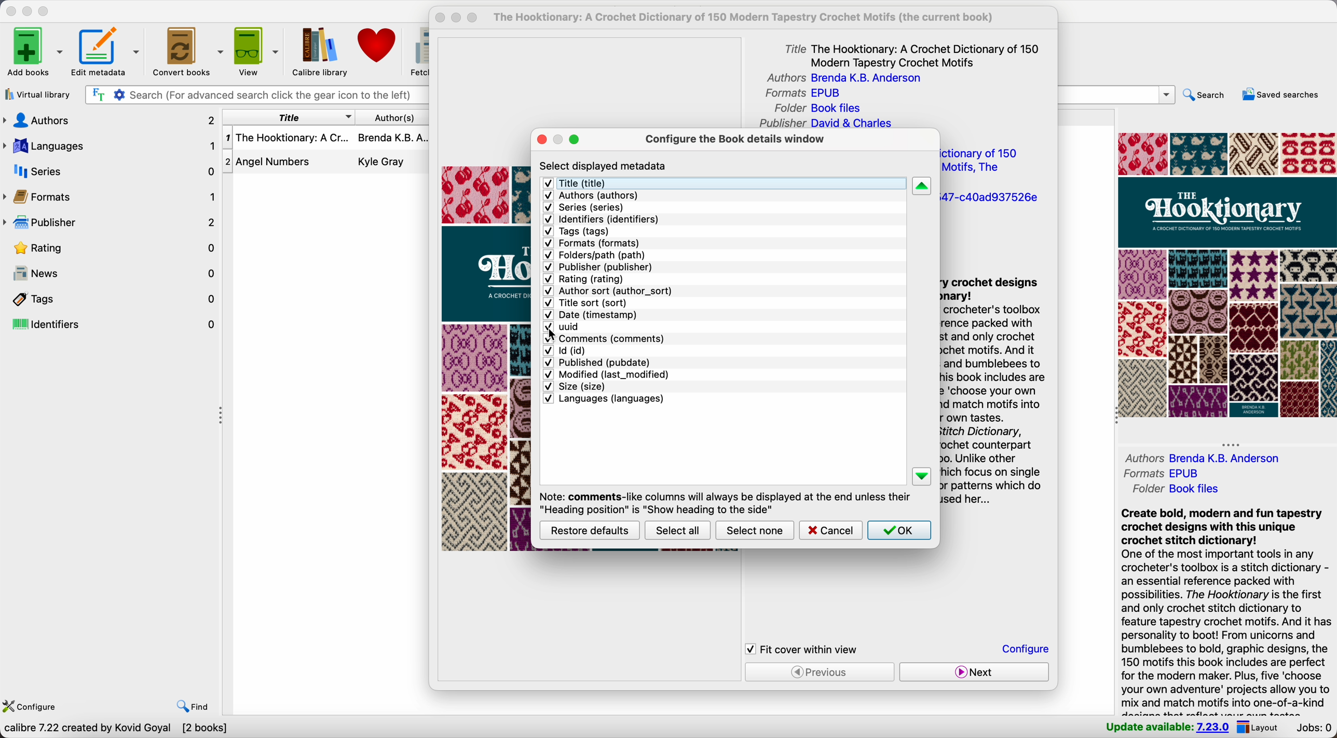 The height and width of the screenshot is (738, 1337). What do you see at coordinates (599, 361) in the screenshot?
I see `published` at bounding box center [599, 361].